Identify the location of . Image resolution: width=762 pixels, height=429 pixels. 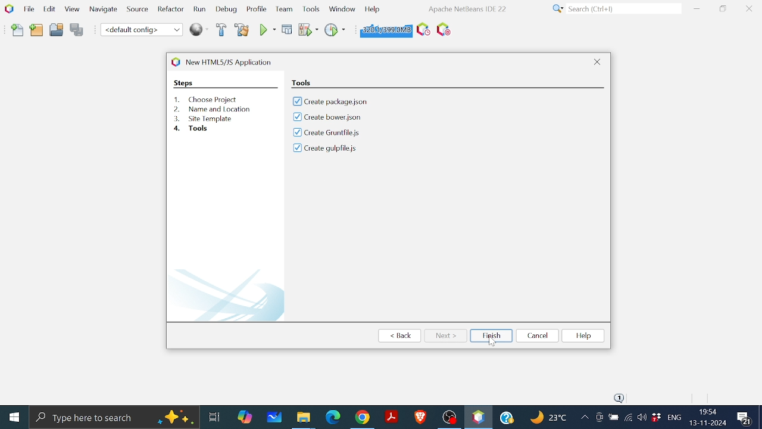
(342, 8).